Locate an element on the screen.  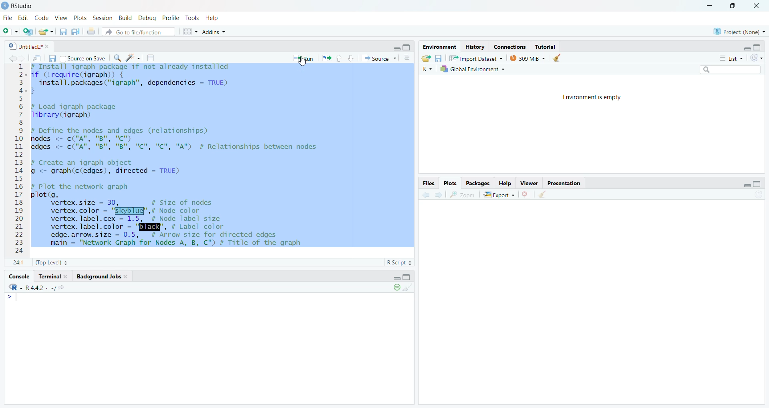
clear is located at coordinates (409, 288).